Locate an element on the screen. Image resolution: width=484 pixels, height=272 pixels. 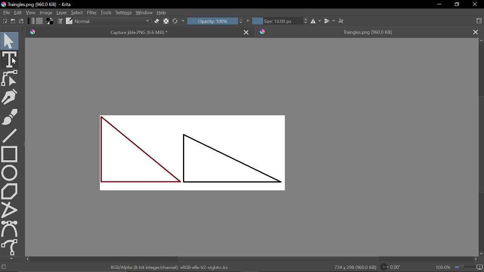
Select is located at coordinates (77, 12).